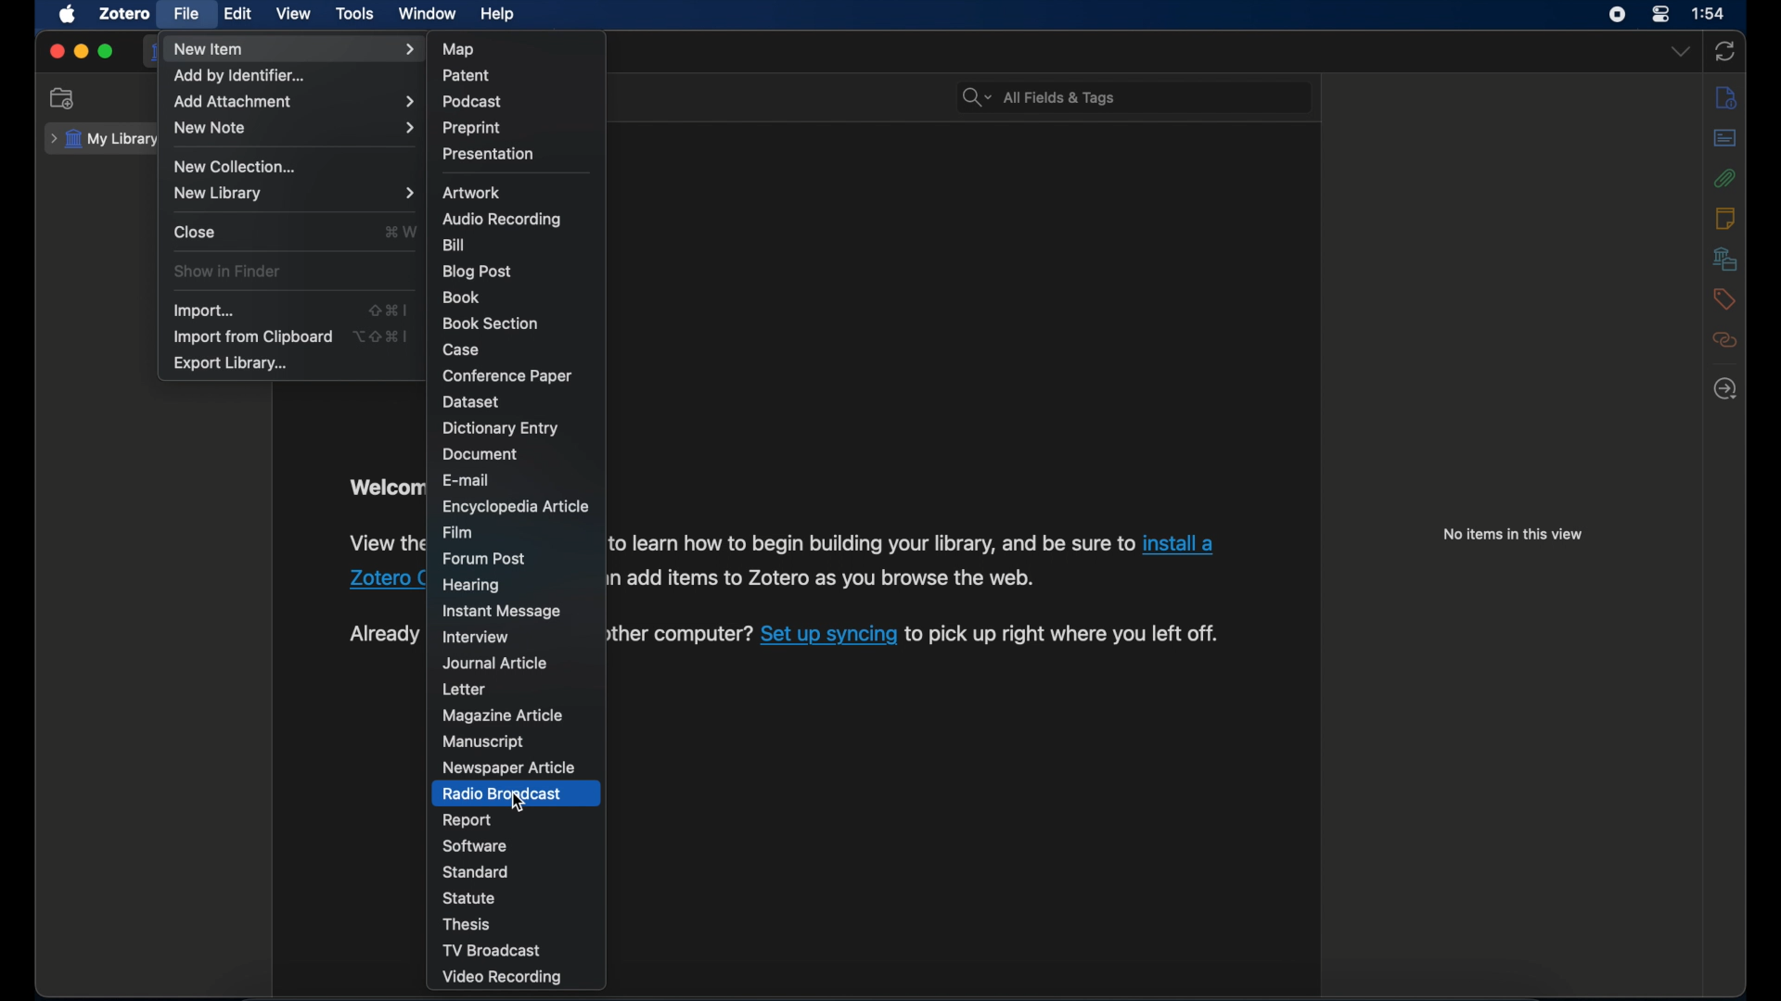  I want to click on map, so click(460, 49).